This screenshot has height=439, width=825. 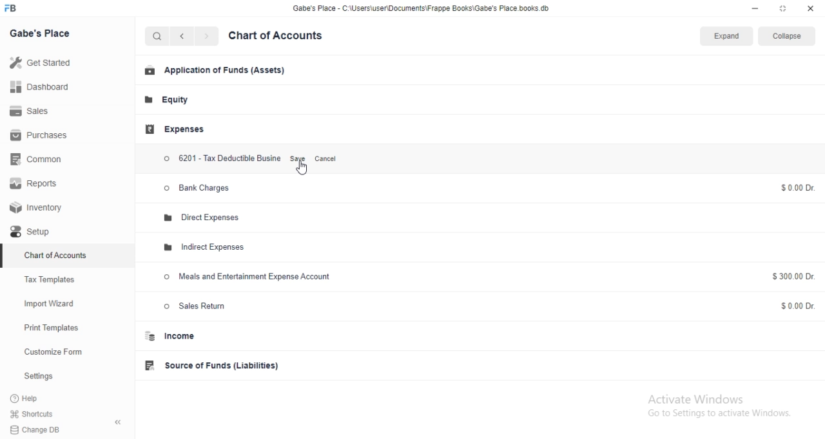 I want to click on Income, so click(x=180, y=337).